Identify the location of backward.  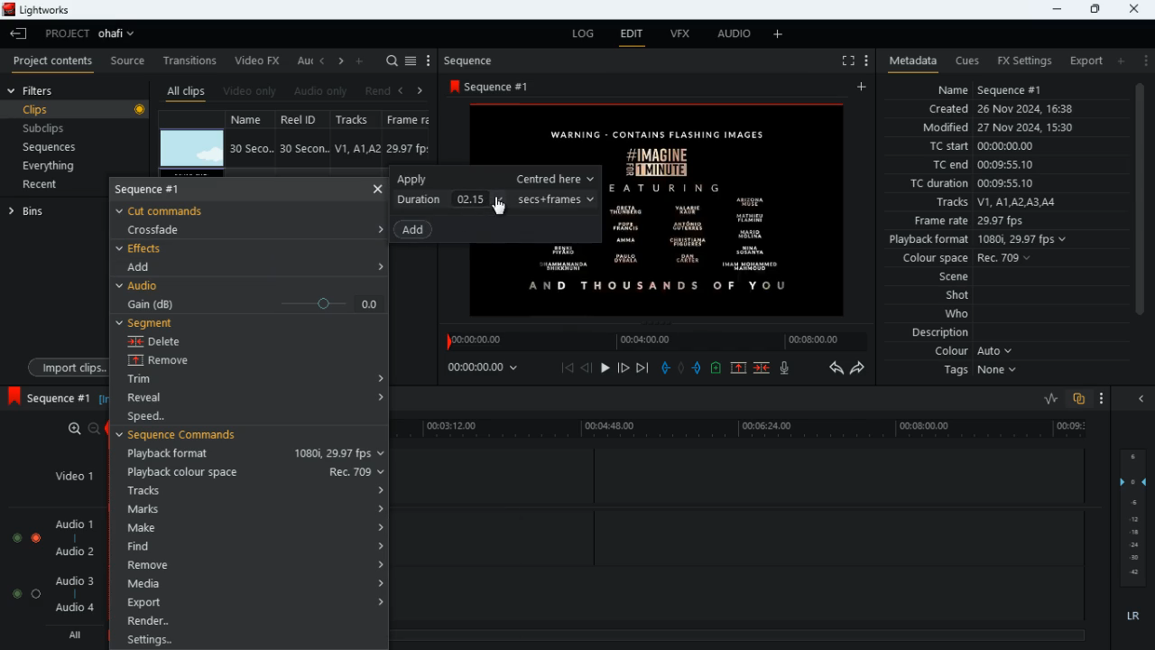
(836, 367).